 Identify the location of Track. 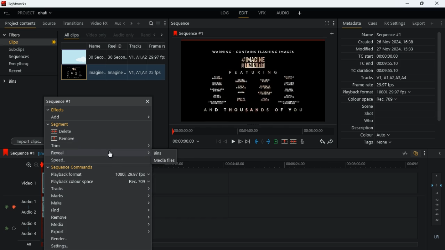
(138, 57).